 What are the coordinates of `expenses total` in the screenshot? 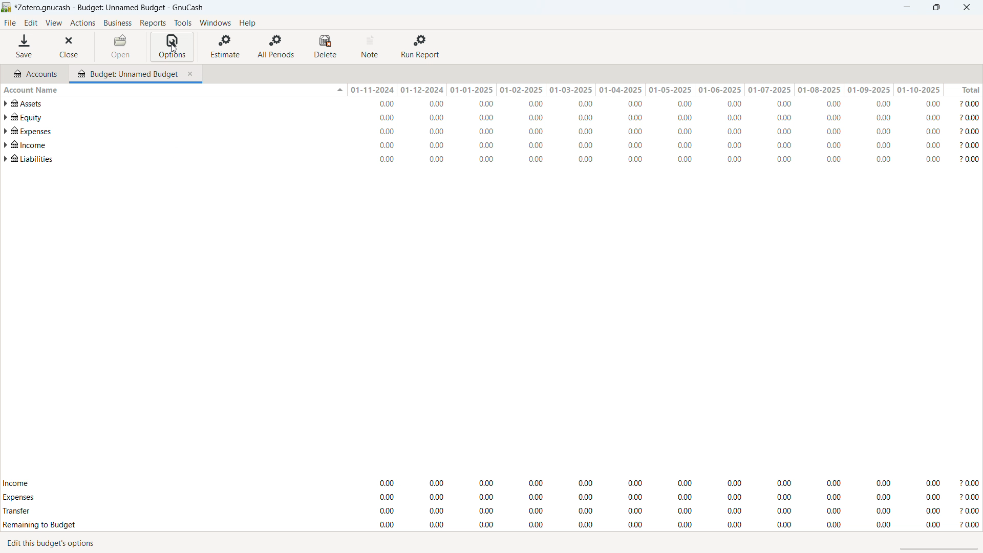 It's located at (491, 497).